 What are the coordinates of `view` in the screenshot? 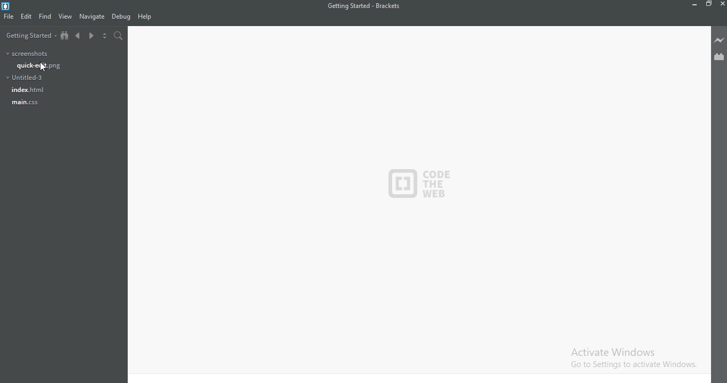 It's located at (64, 17).